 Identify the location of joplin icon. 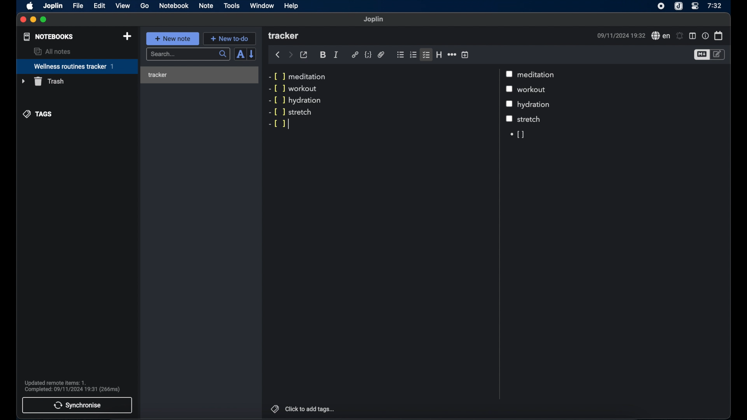
(679, 6).